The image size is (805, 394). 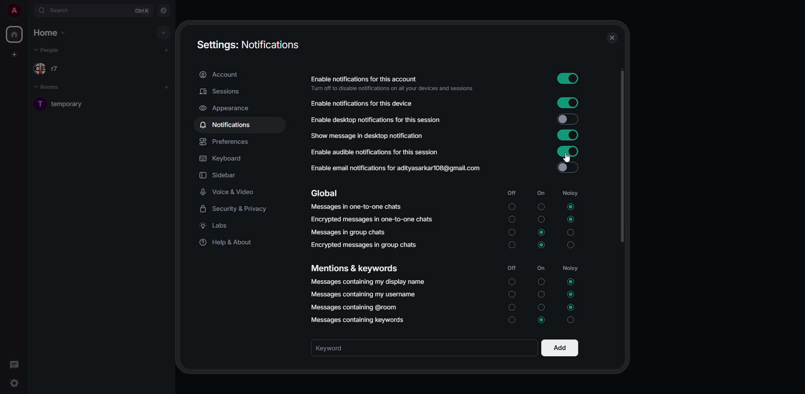 I want to click on Noisy Unselected, so click(x=571, y=319).